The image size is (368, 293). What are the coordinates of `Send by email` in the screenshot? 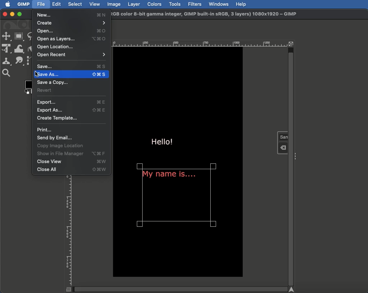 It's located at (55, 138).